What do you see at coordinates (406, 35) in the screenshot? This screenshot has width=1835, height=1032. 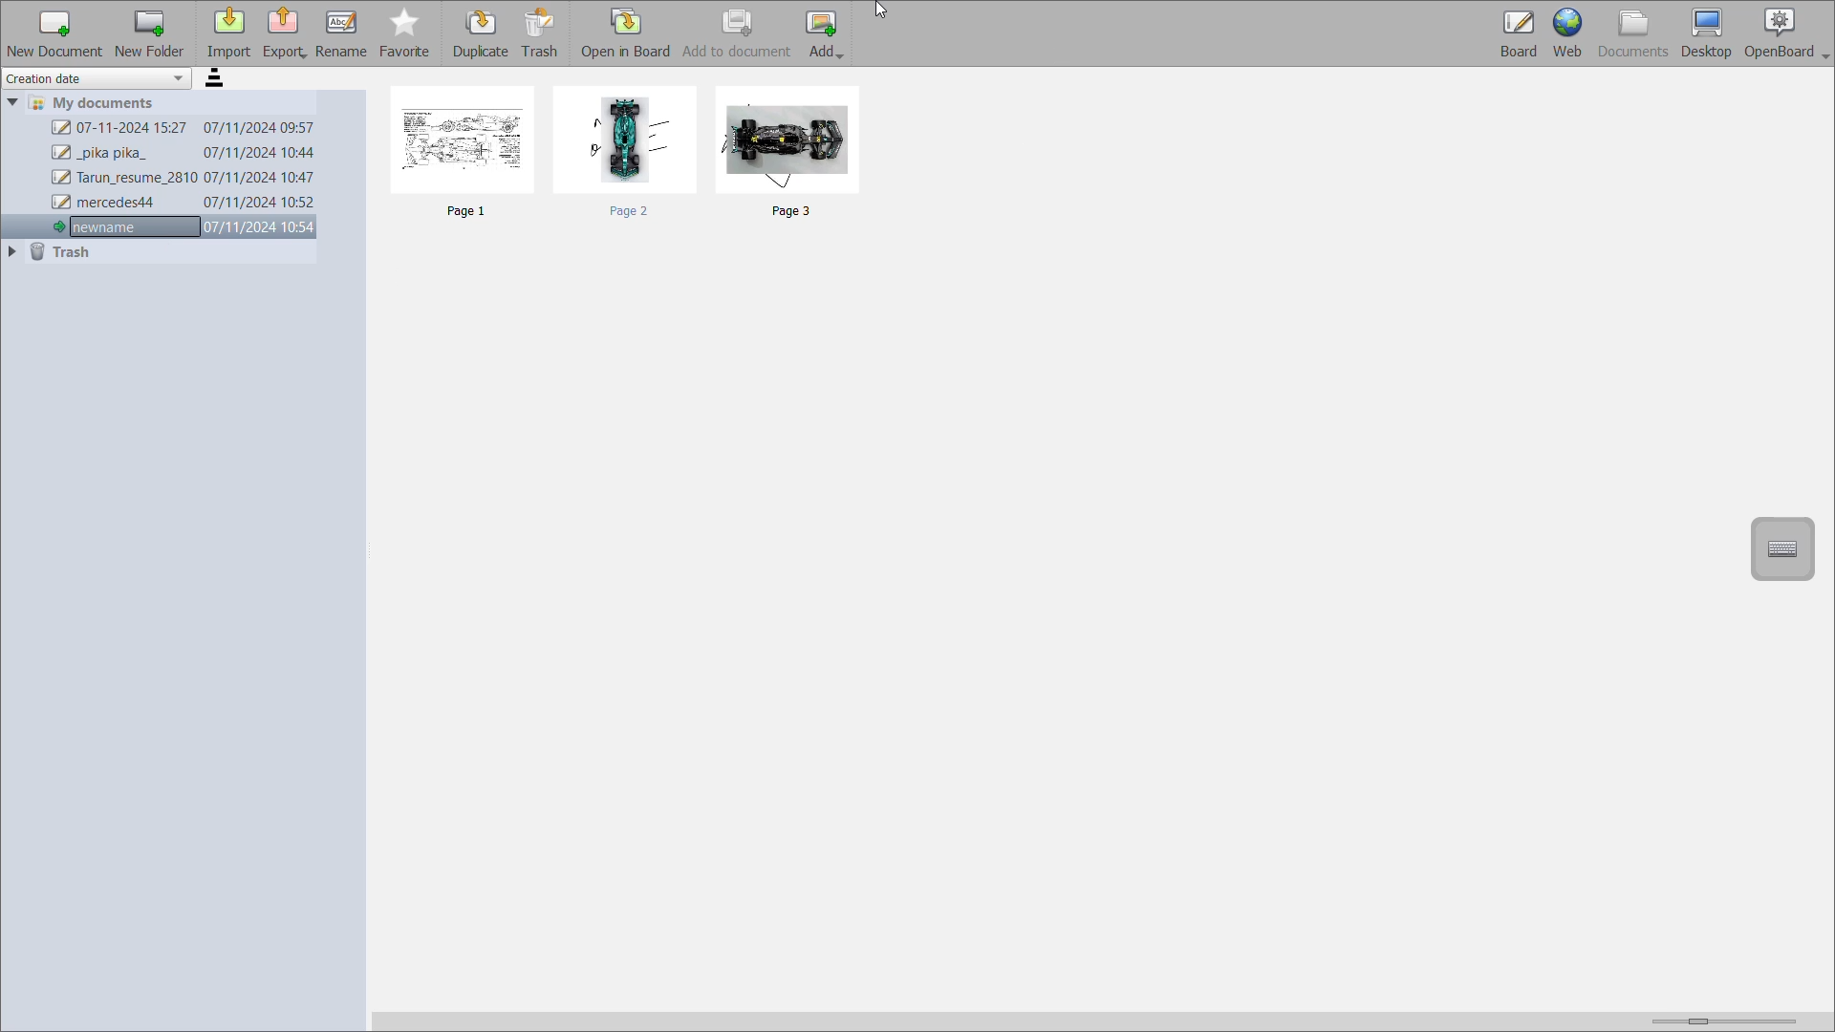 I see `favourite` at bounding box center [406, 35].